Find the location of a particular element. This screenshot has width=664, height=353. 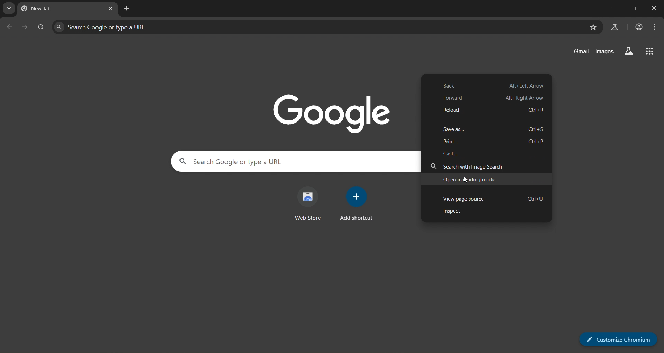

open in reading mode is located at coordinates (470, 179).